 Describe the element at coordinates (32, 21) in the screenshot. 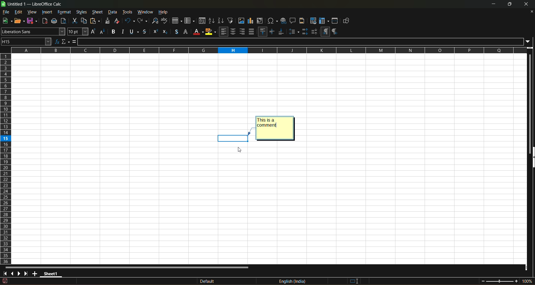

I see `save` at that location.